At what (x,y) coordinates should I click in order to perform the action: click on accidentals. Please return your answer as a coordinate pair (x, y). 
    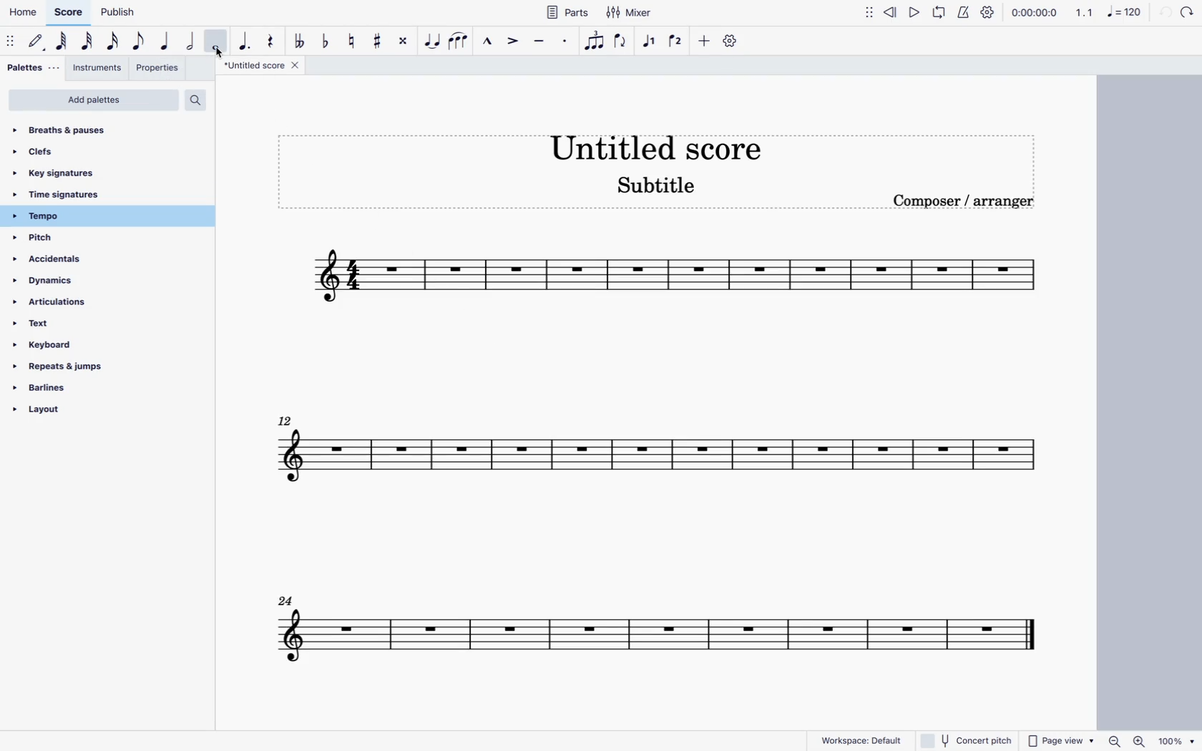
    Looking at the image, I should click on (57, 259).